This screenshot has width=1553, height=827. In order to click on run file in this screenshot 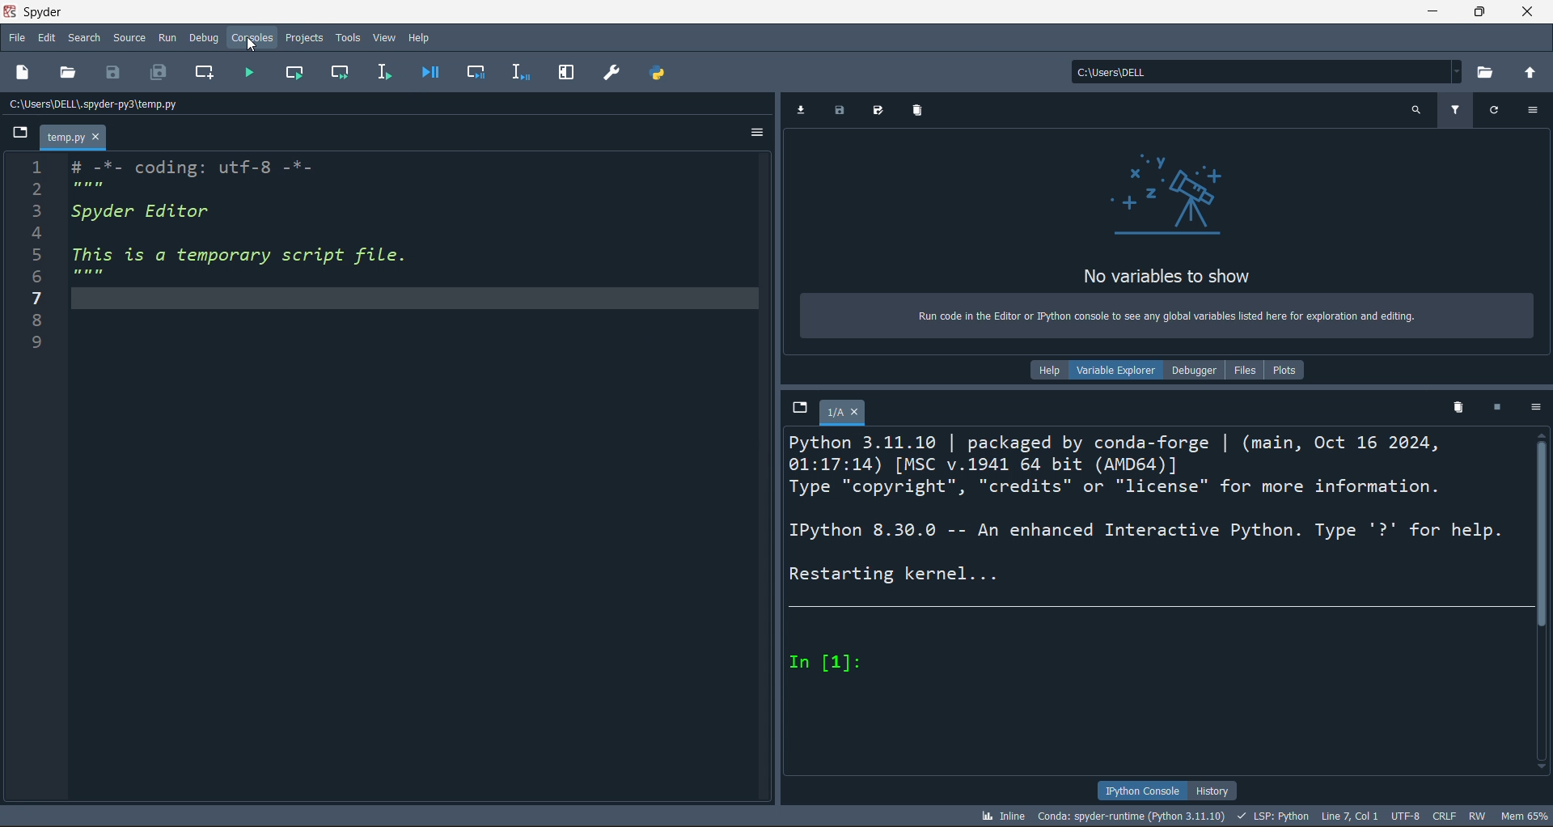, I will do `click(250, 70)`.